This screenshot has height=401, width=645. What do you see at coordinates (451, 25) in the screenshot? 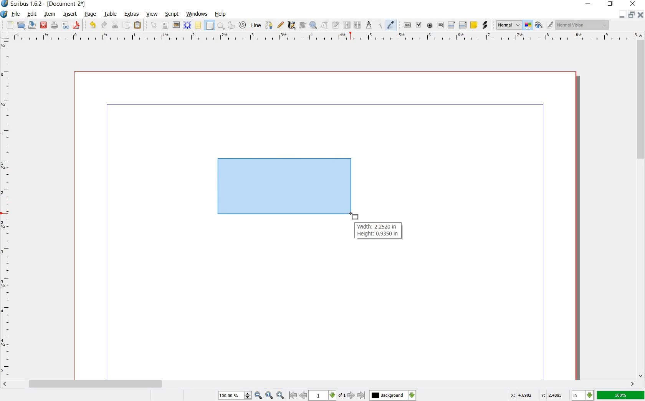
I see `PDF COMBO BOX` at bounding box center [451, 25].